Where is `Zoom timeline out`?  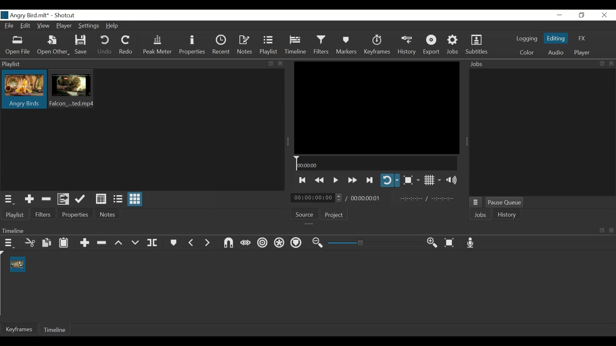
Zoom timeline out is located at coordinates (316, 243).